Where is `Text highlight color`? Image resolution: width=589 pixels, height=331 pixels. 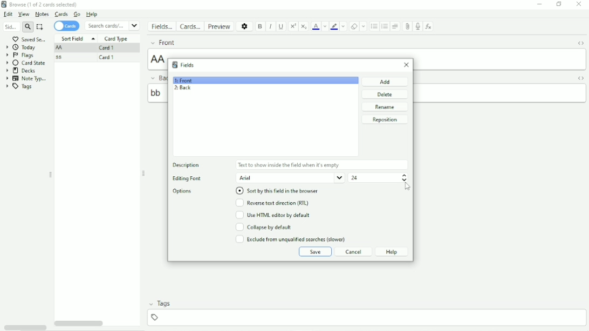 Text highlight color is located at coordinates (334, 26).